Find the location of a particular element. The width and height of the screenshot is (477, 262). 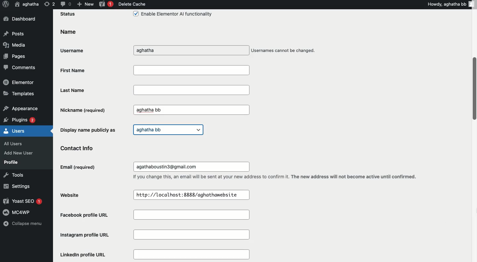

aghatha is located at coordinates (156, 50).